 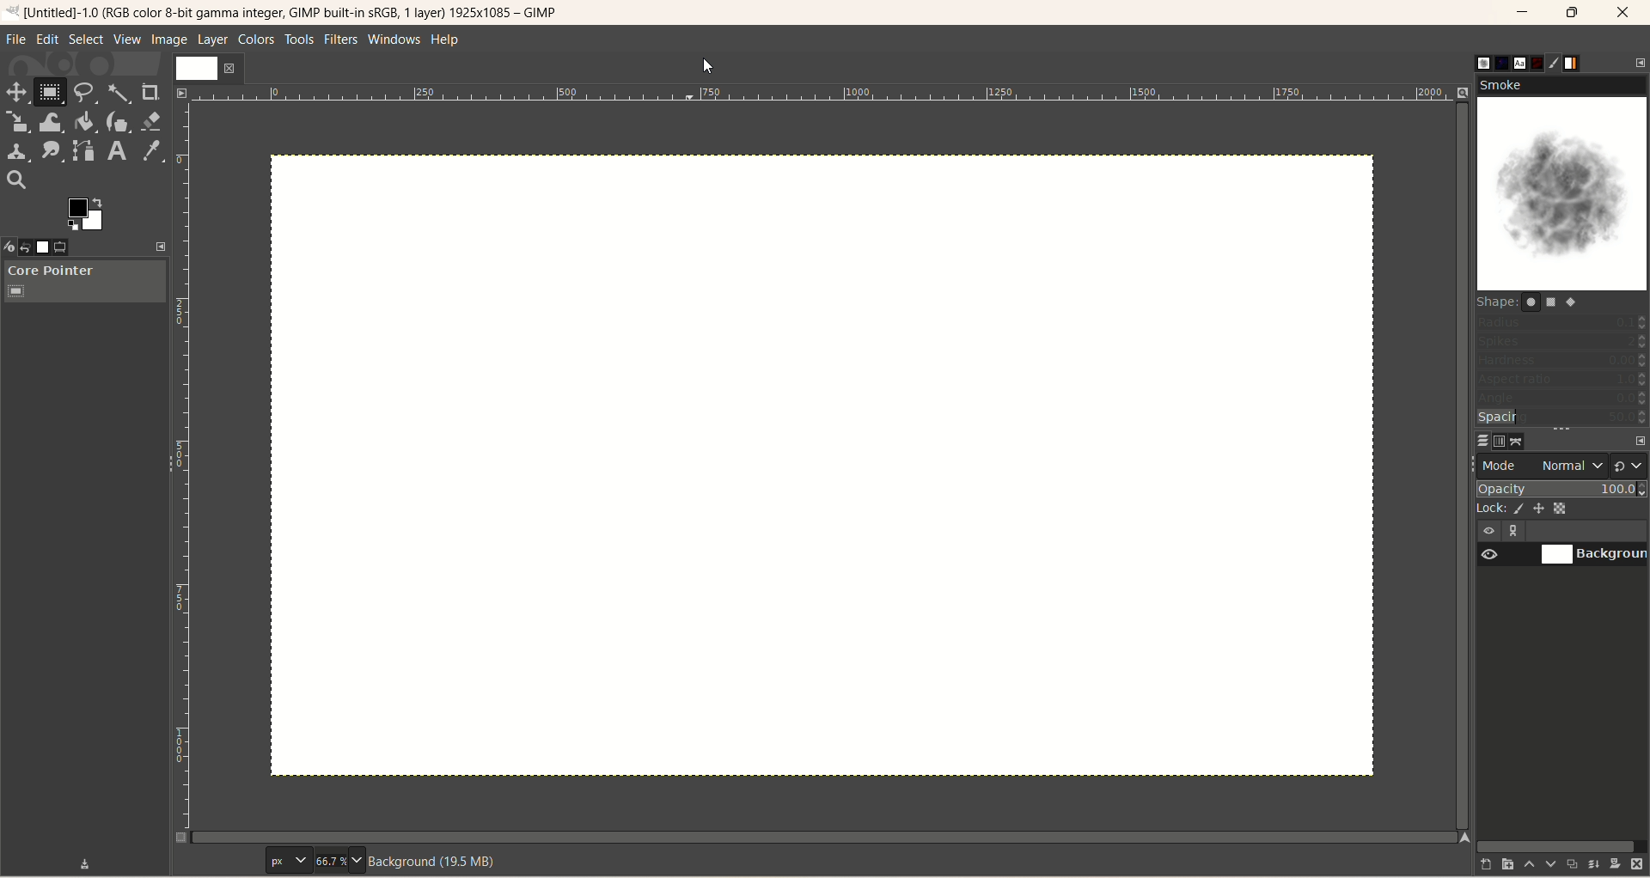 What do you see at coordinates (437, 863) in the screenshot?
I see `background` at bounding box center [437, 863].